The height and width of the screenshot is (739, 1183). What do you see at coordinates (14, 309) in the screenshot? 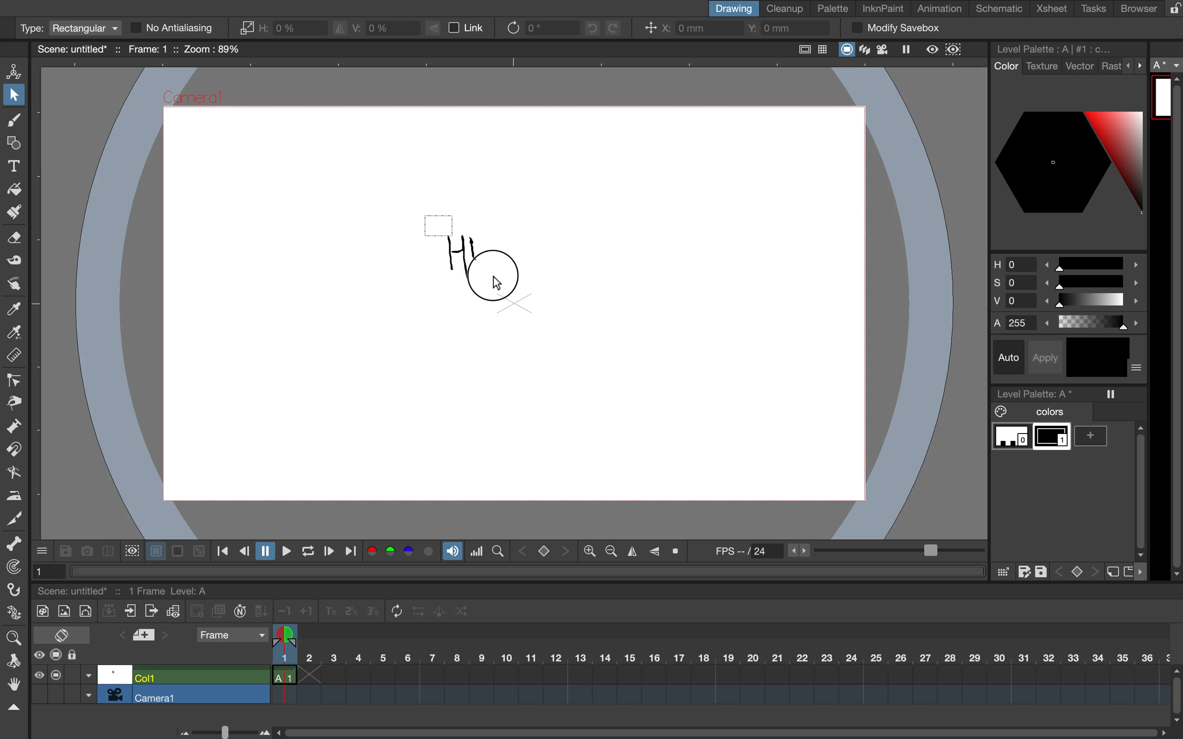
I see `style picker tool` at bounding box center [14, 309].